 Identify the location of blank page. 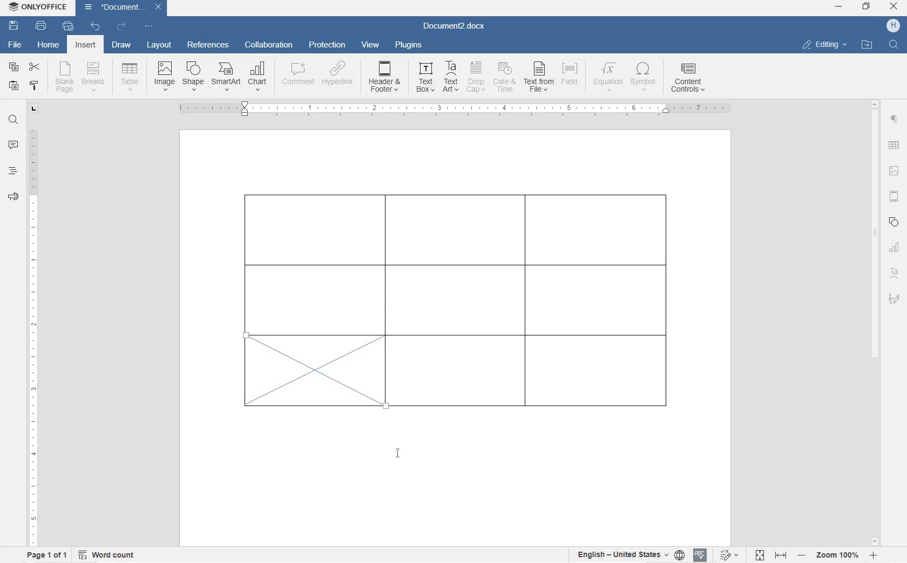
(63, 78).